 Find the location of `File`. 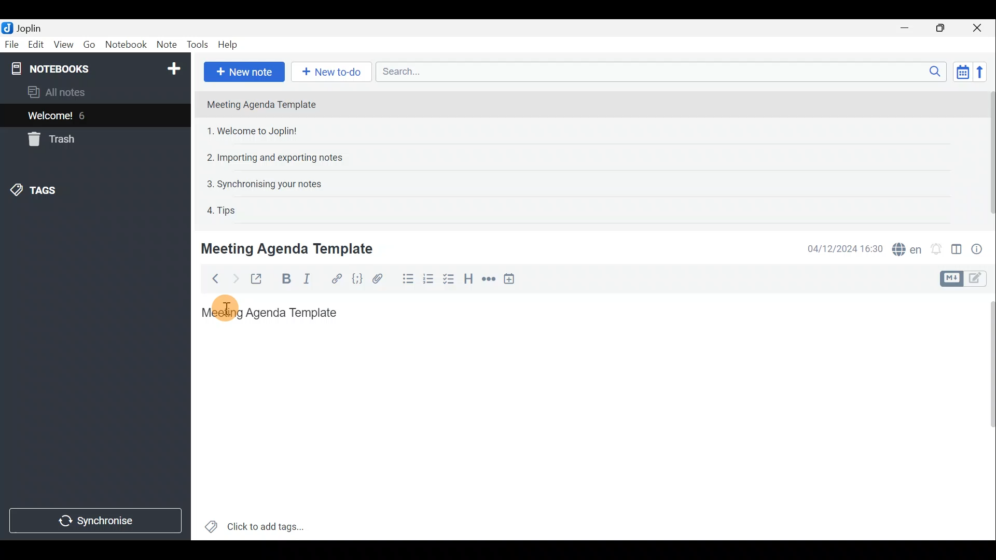

File is located at coordinates (12, 44).